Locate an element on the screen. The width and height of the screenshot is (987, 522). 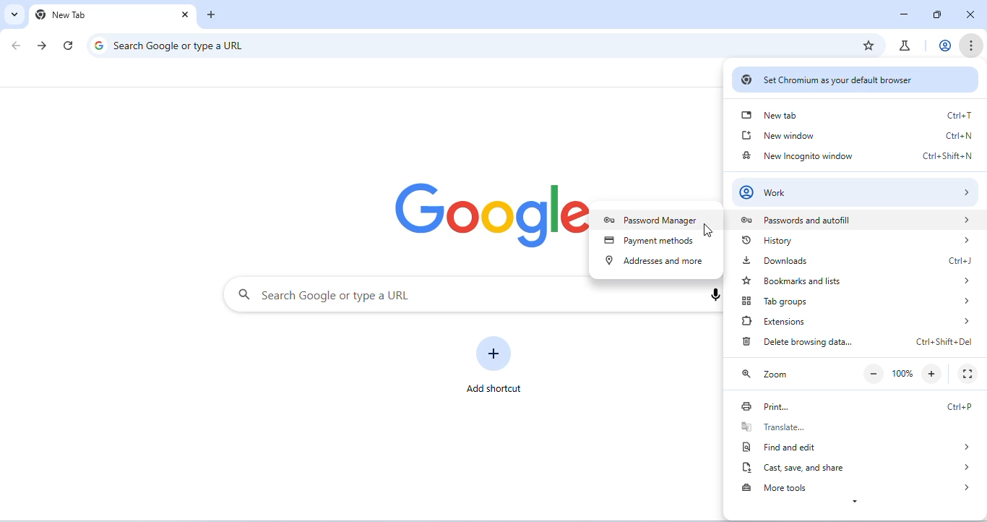
google is located at coordinates (488, 217).